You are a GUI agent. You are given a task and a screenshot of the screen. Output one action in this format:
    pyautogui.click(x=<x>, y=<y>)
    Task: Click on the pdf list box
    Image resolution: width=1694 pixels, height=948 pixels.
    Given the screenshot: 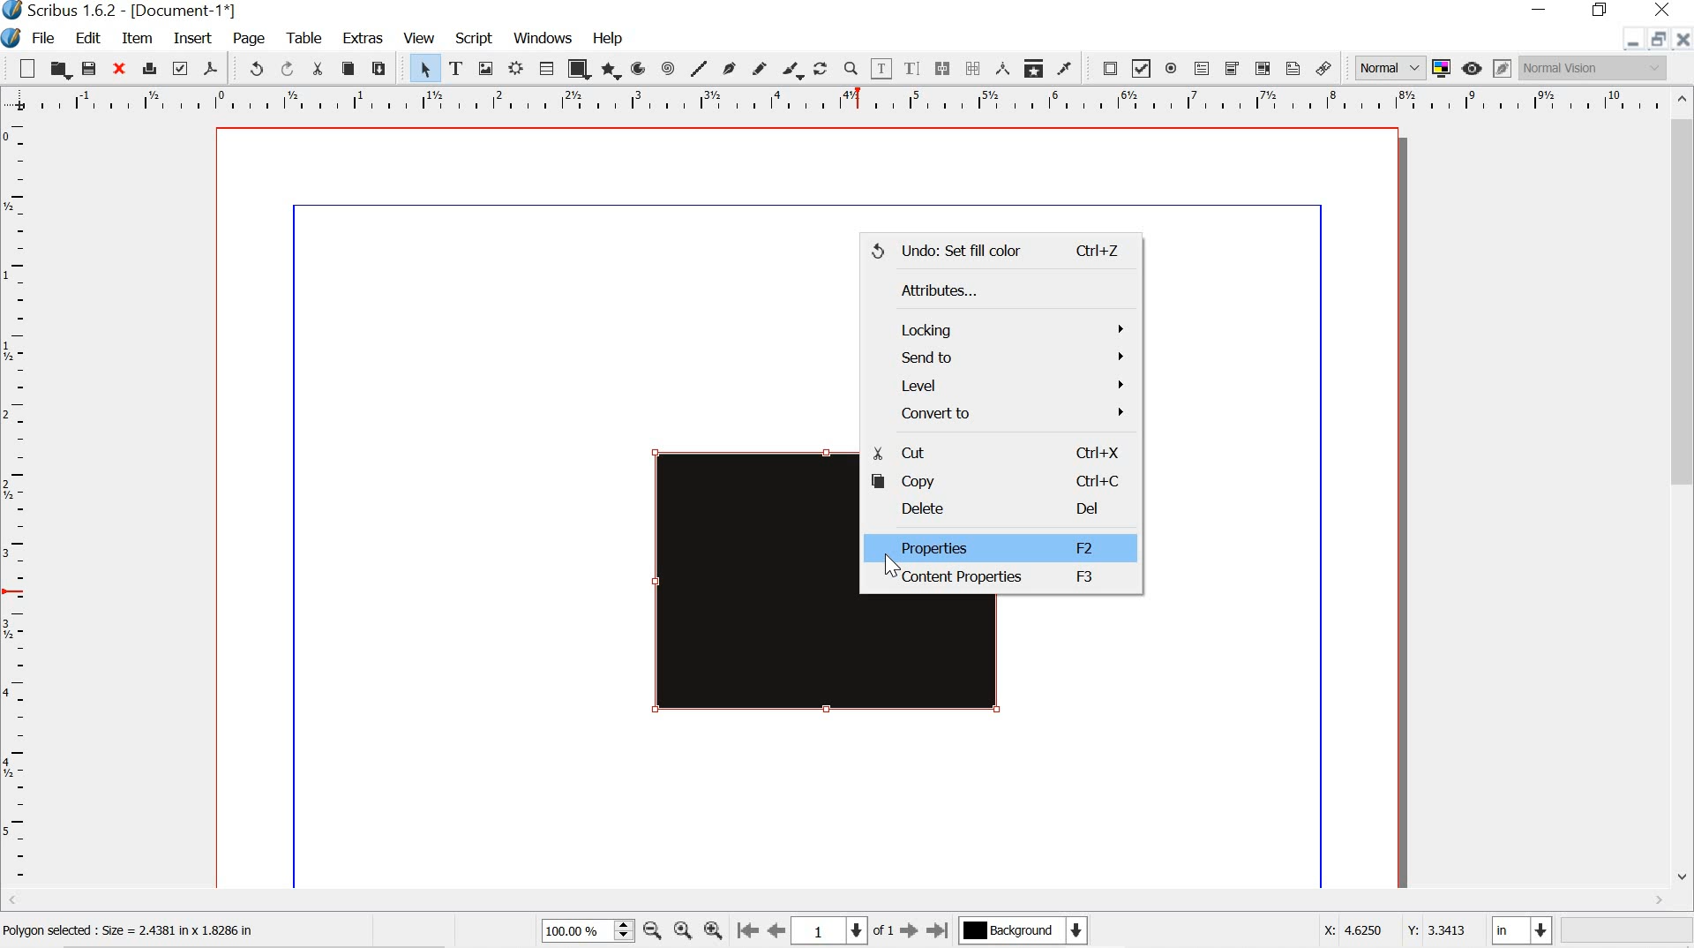 What is the action you would take?
    pyautogui.click(x=1262, y=68)
    